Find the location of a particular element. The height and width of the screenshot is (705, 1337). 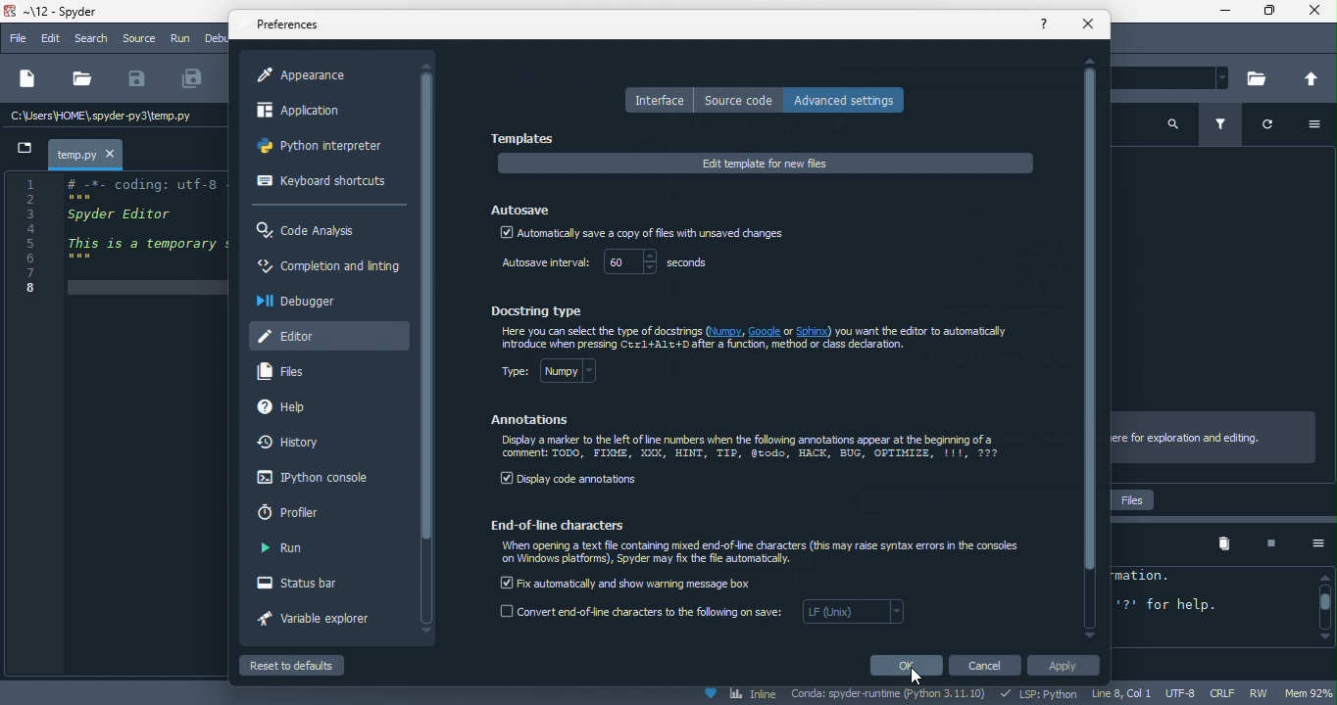

vertical scroll bar is located at coordinates (1323, 607).